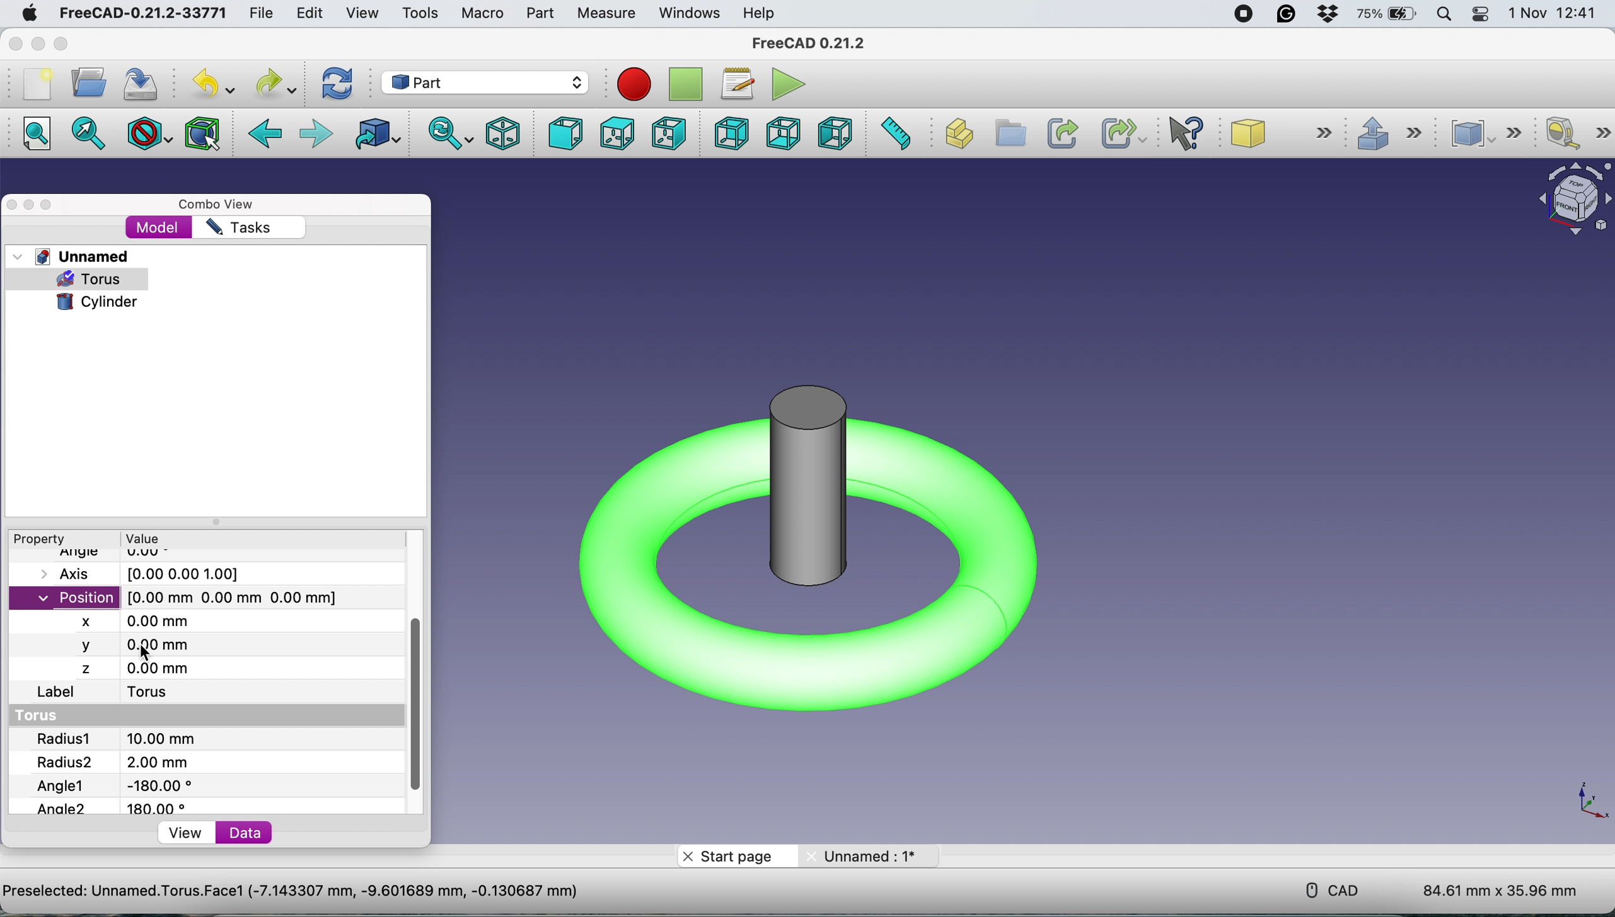 The width and height of the screenshot is (1615, 917). I want to click on torus, so click(98, 280).